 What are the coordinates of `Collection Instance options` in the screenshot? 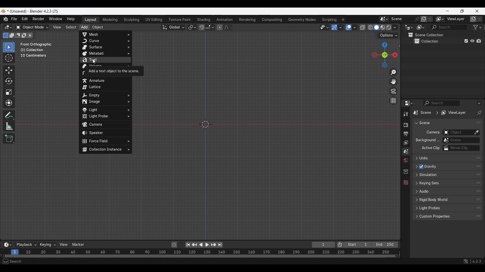 It's located at (106, 150).